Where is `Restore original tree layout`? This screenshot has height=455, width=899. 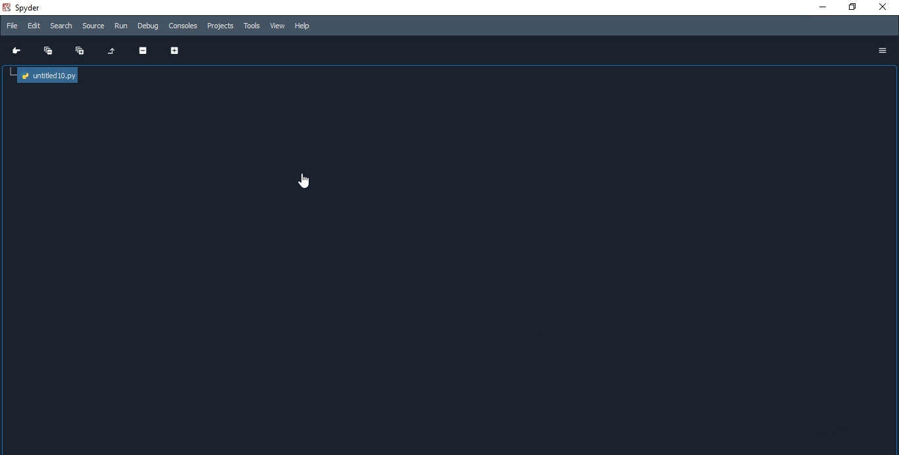
Restore original tree layout is located at coordinates (111, 53).